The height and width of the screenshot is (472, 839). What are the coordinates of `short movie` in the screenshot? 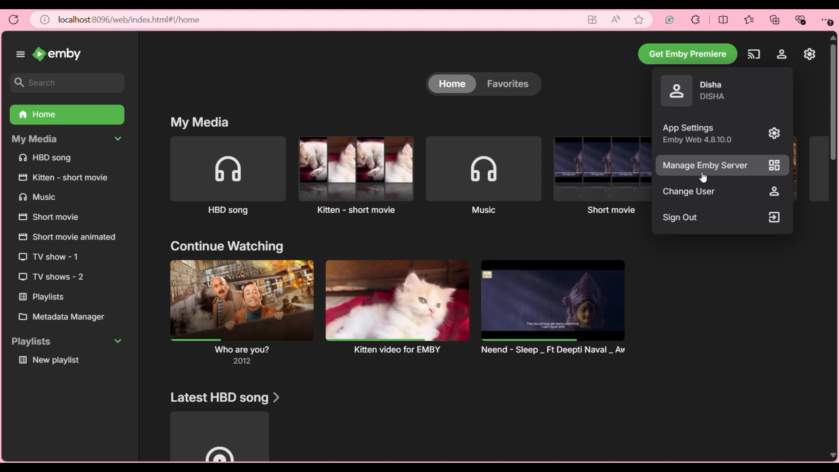 It's located at (599, 178).